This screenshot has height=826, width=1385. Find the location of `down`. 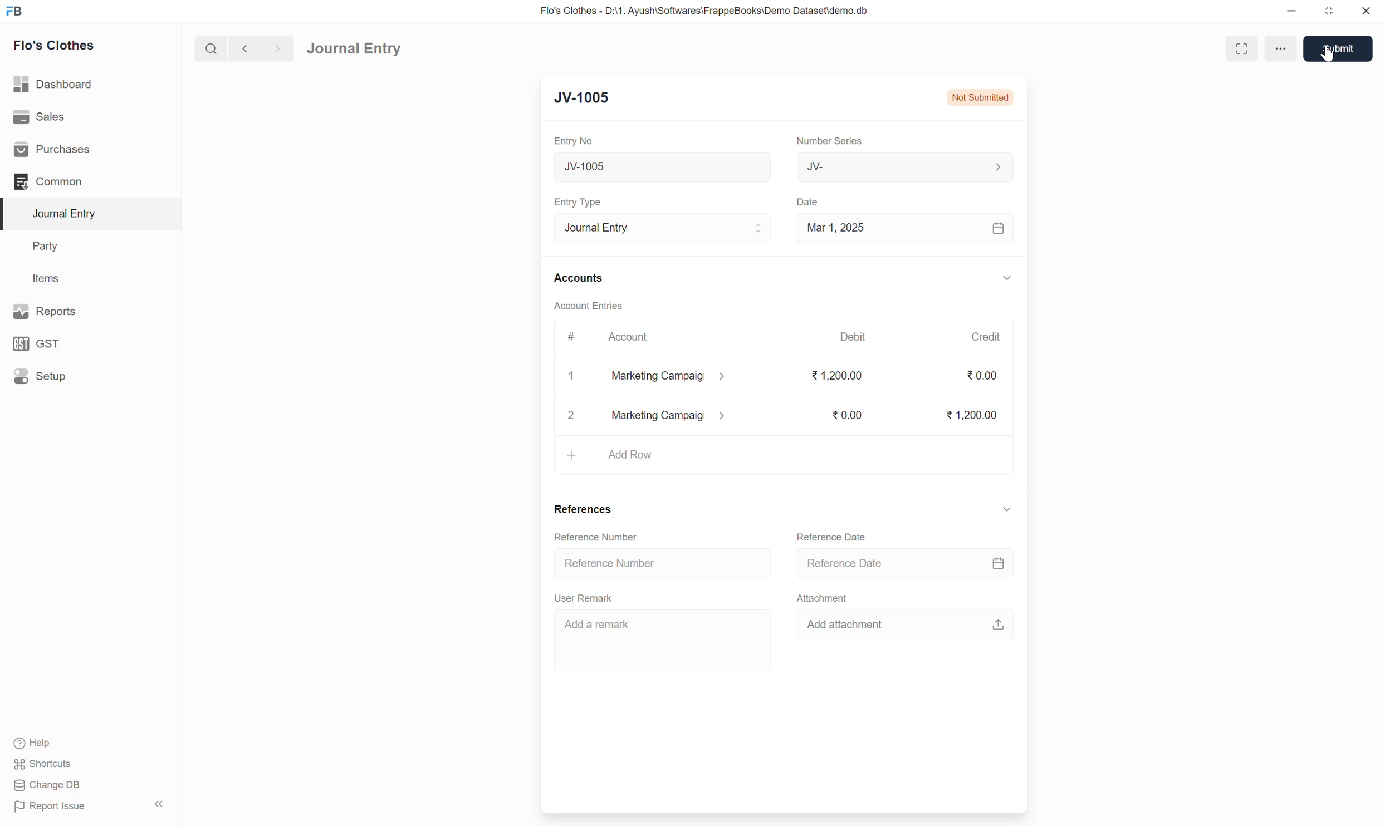

down is located at coordinates (1005, 279).